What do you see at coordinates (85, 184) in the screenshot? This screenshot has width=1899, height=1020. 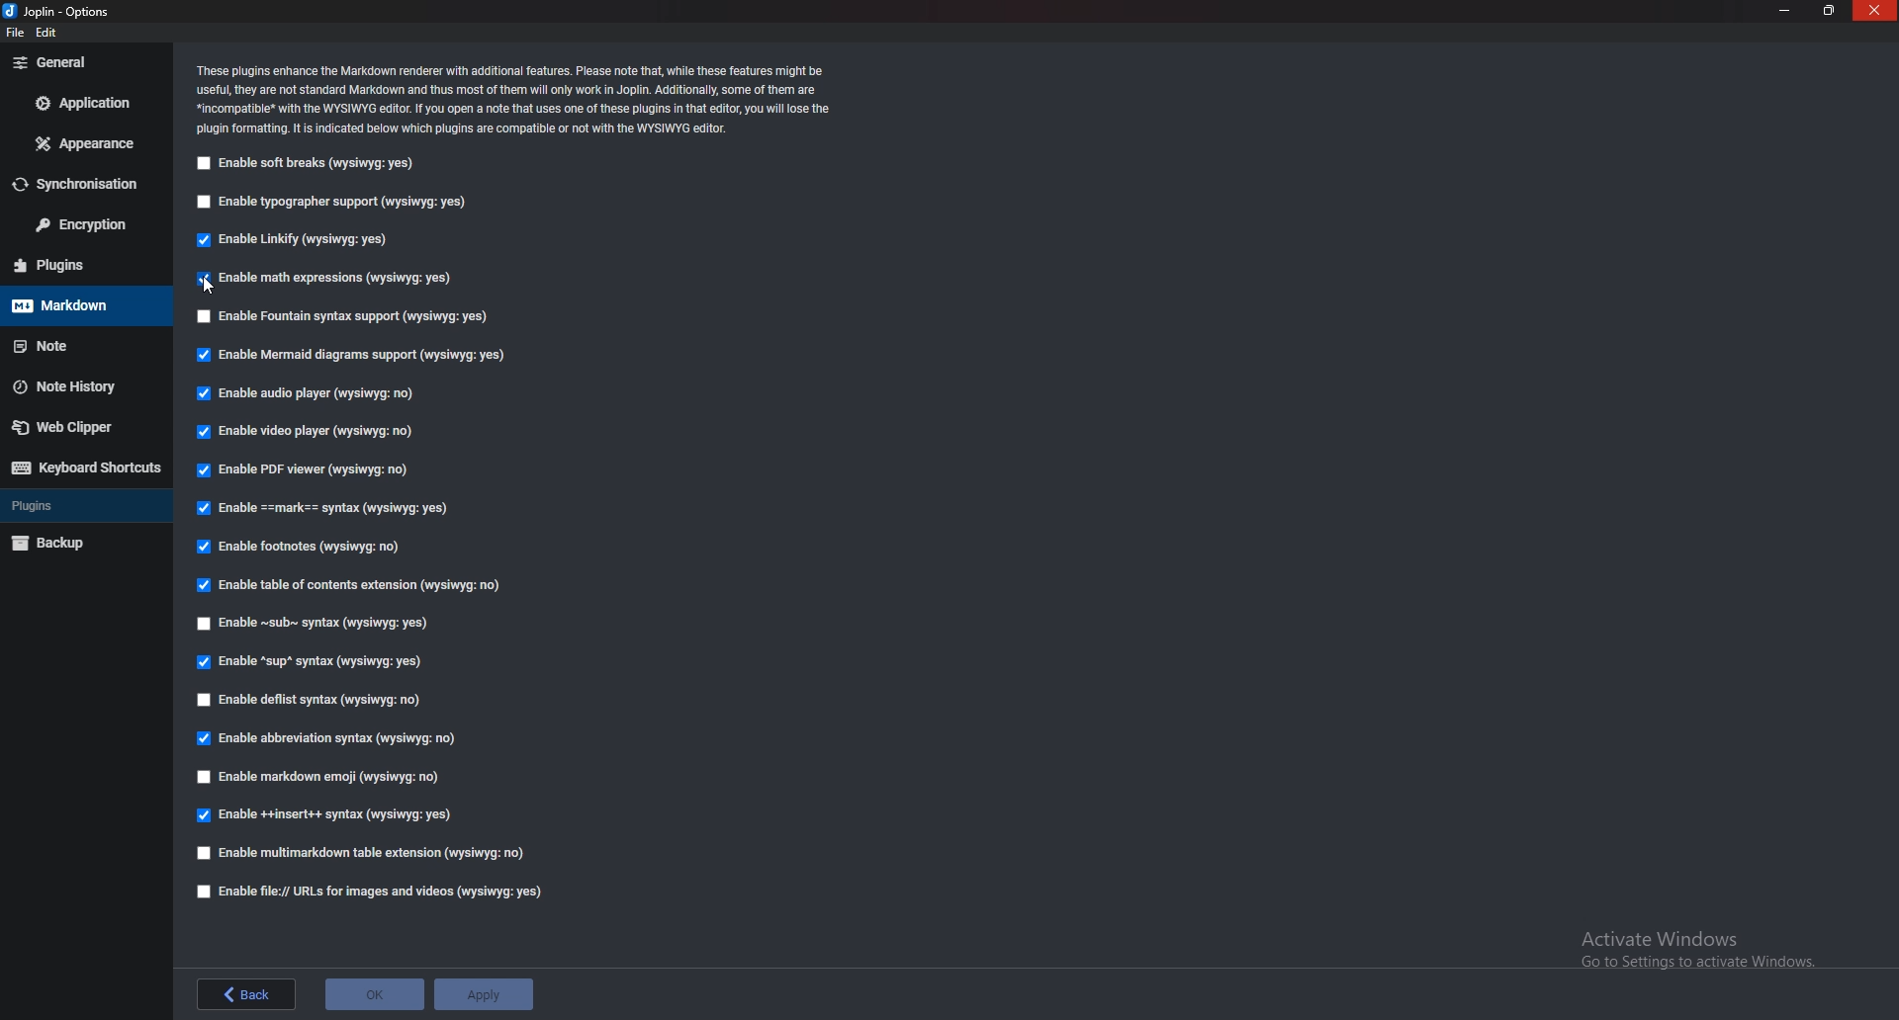 I see `Synchronization` at bounding box center [85, 184].